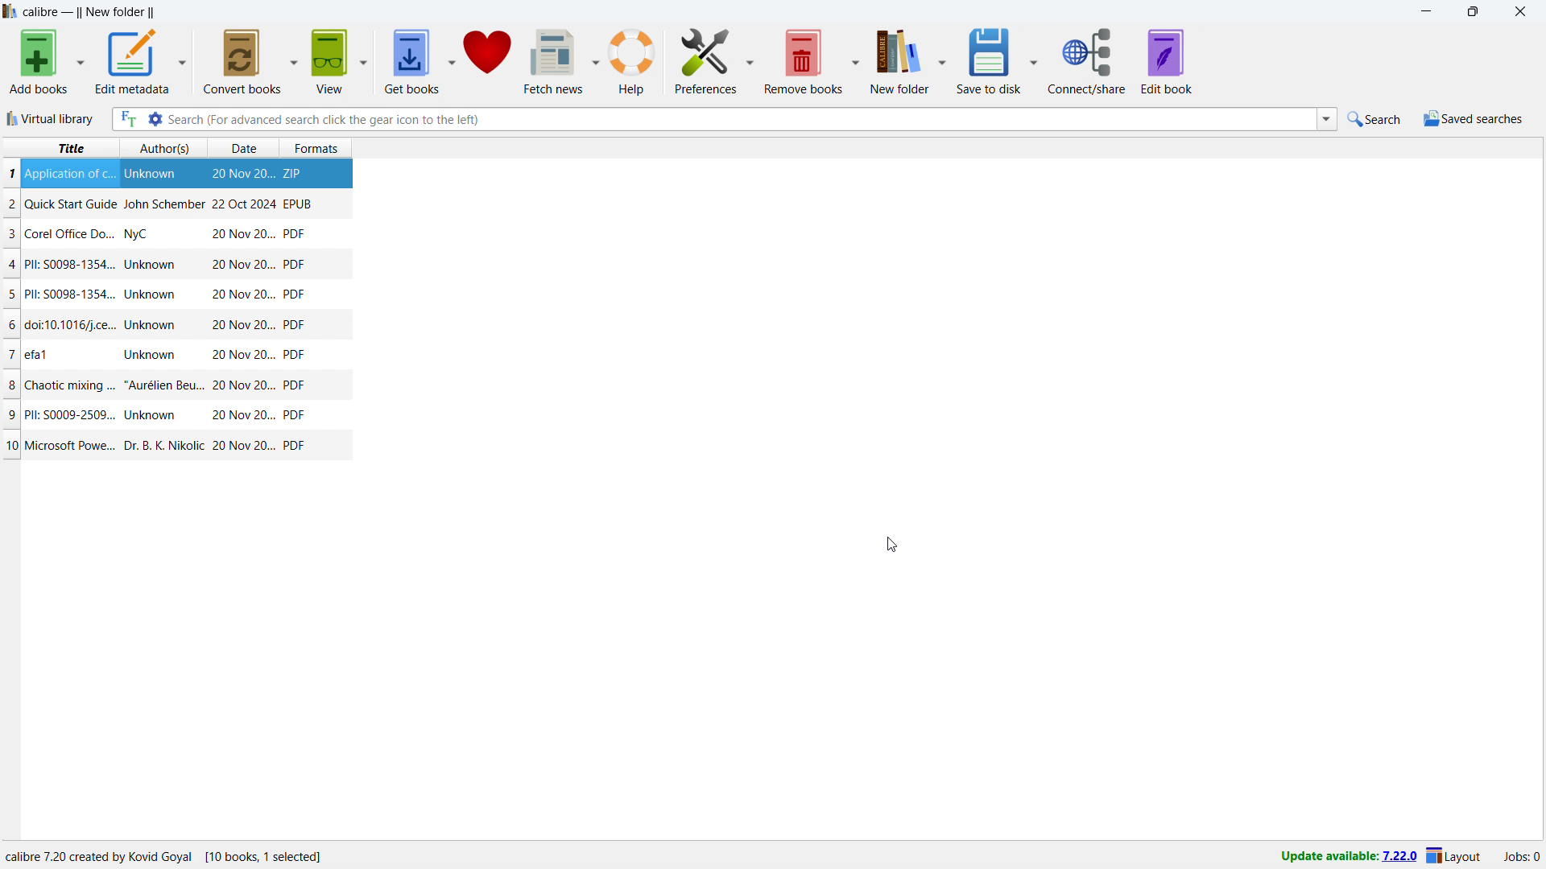 Image resolution: width=1546 pixels, height=869 pixels. Describe the element at coordinates (153, 294) in the screenshot. I see `Author` at that location.